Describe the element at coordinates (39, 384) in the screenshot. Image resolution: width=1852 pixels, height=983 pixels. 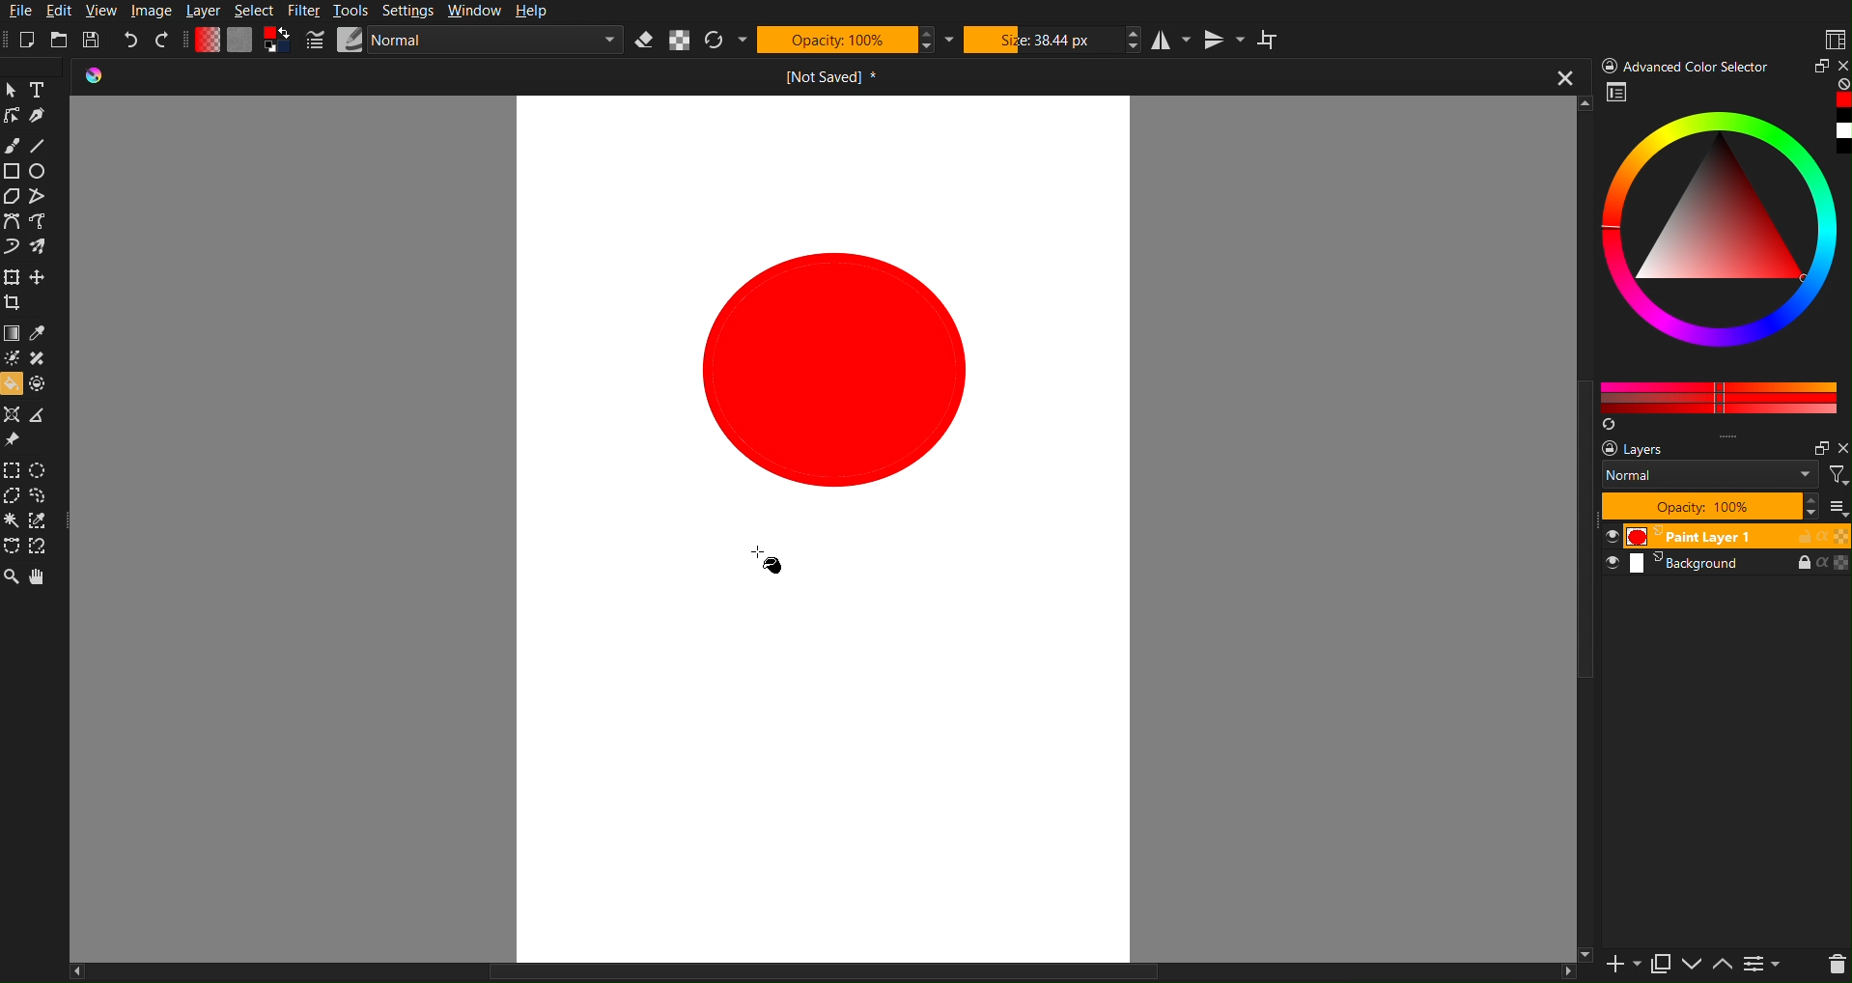
I see `Enclose & Fill` at that location.